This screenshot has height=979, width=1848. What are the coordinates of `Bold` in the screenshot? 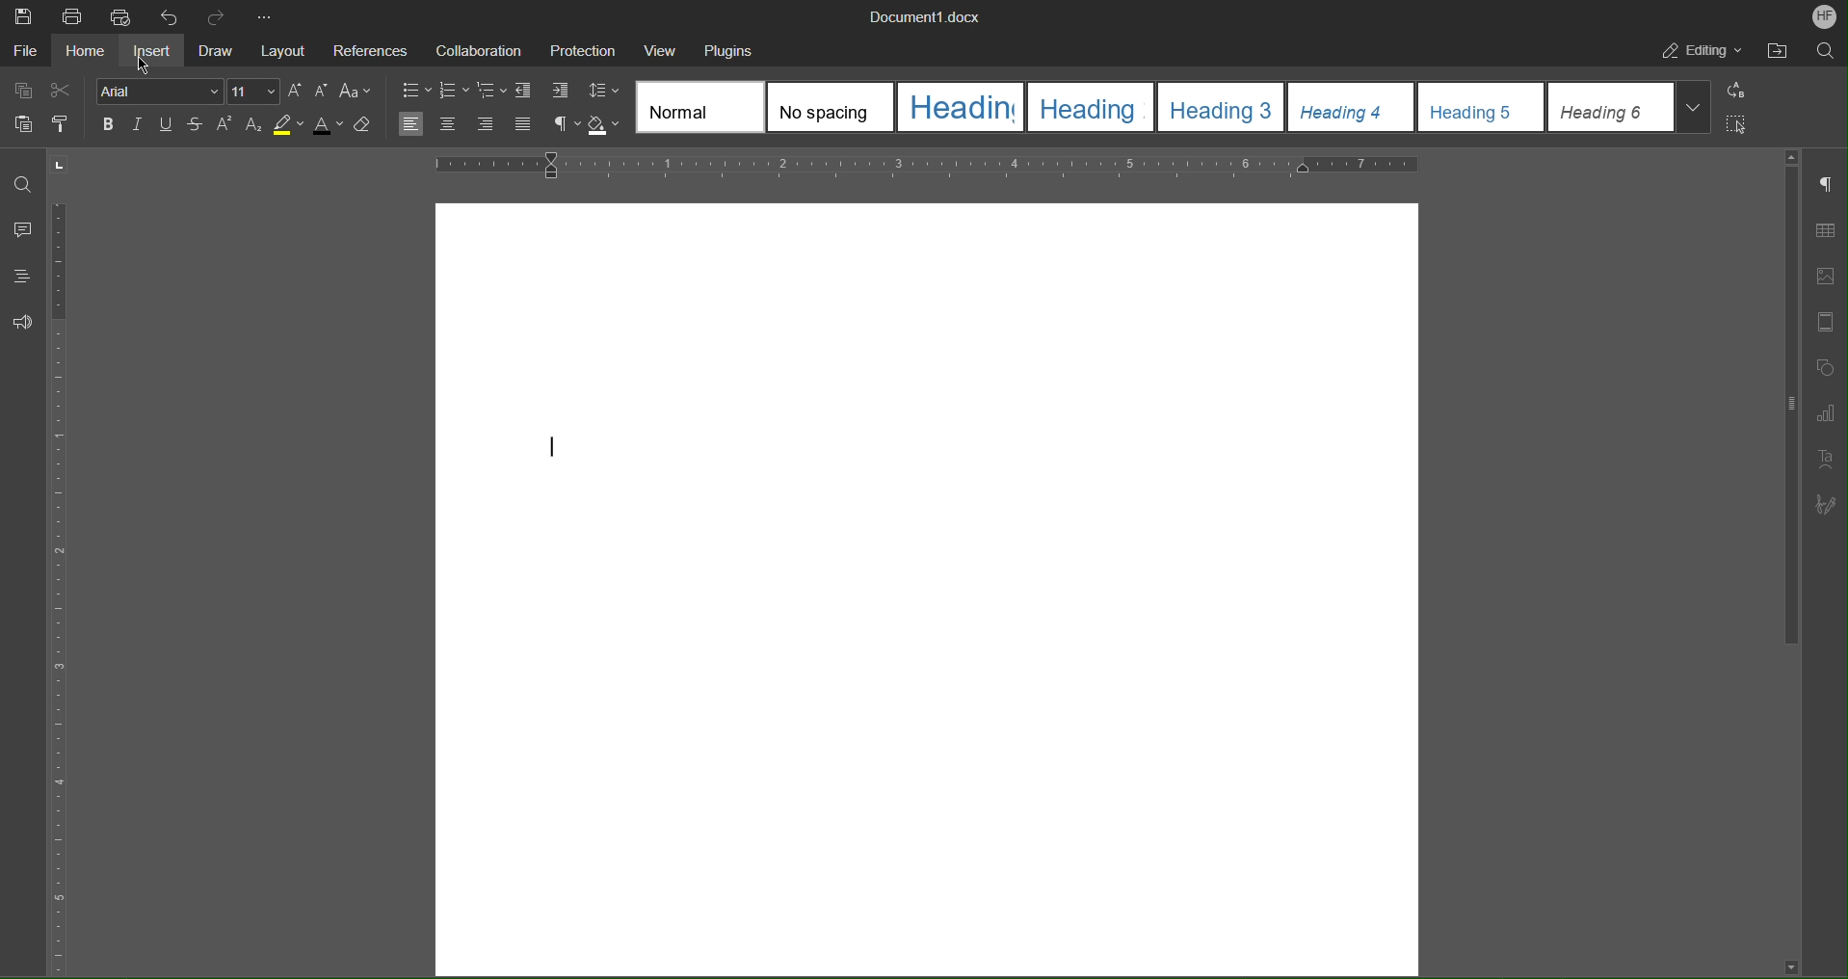 It's located at (111, 124).